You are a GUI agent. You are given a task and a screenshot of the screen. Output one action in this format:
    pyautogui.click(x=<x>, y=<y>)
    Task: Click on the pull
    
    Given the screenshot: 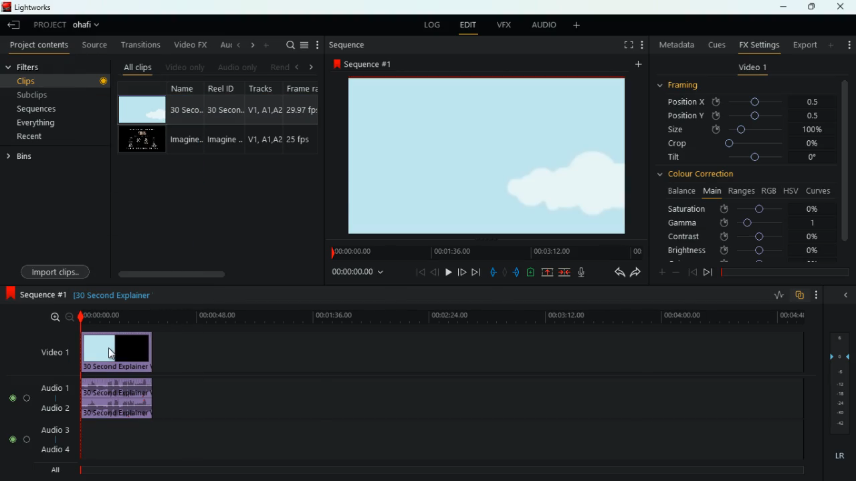 What is the action you would take?
    pyautogui.click(x=492, y=271)
    